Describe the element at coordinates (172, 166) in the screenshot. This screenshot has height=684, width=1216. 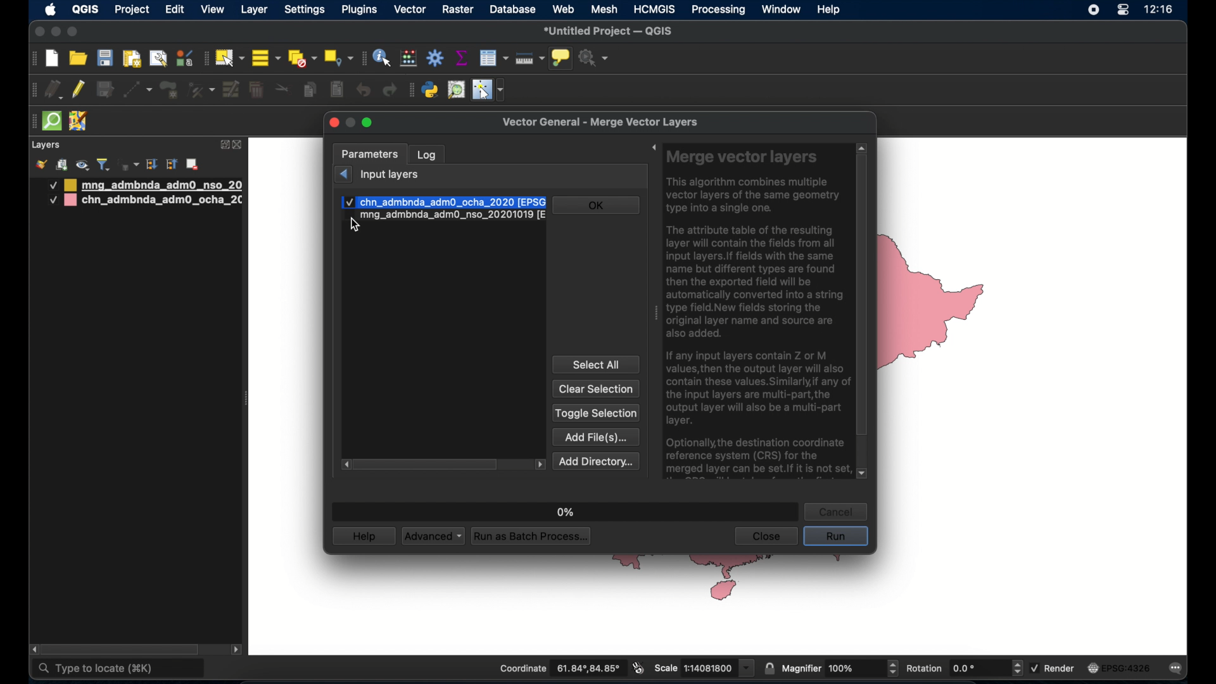
I see `collapse all ` at that location.